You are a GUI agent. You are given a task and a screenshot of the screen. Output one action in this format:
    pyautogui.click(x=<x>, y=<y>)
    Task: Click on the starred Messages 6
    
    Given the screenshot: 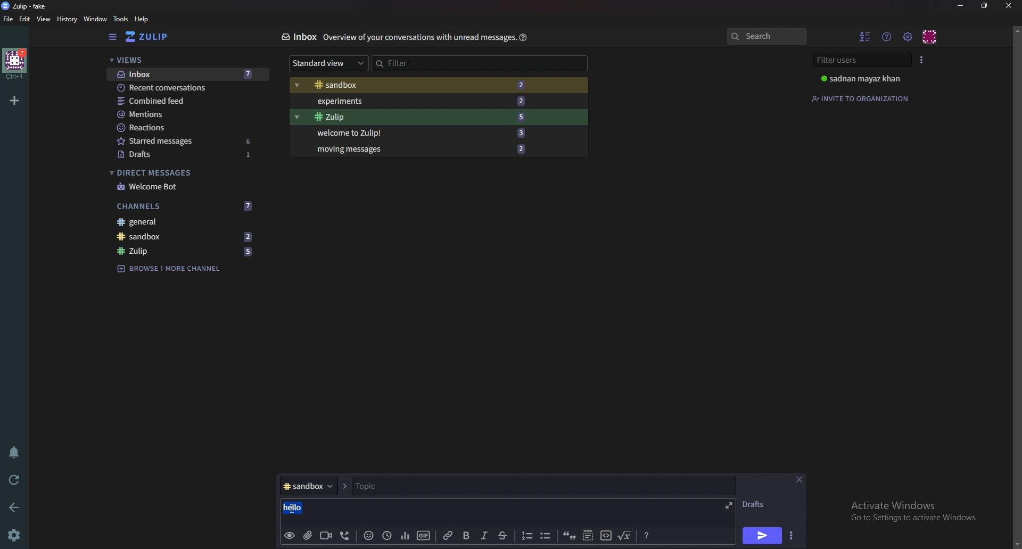 What is the action you would take?
    pyautogui.click(x=185, y=140)
    